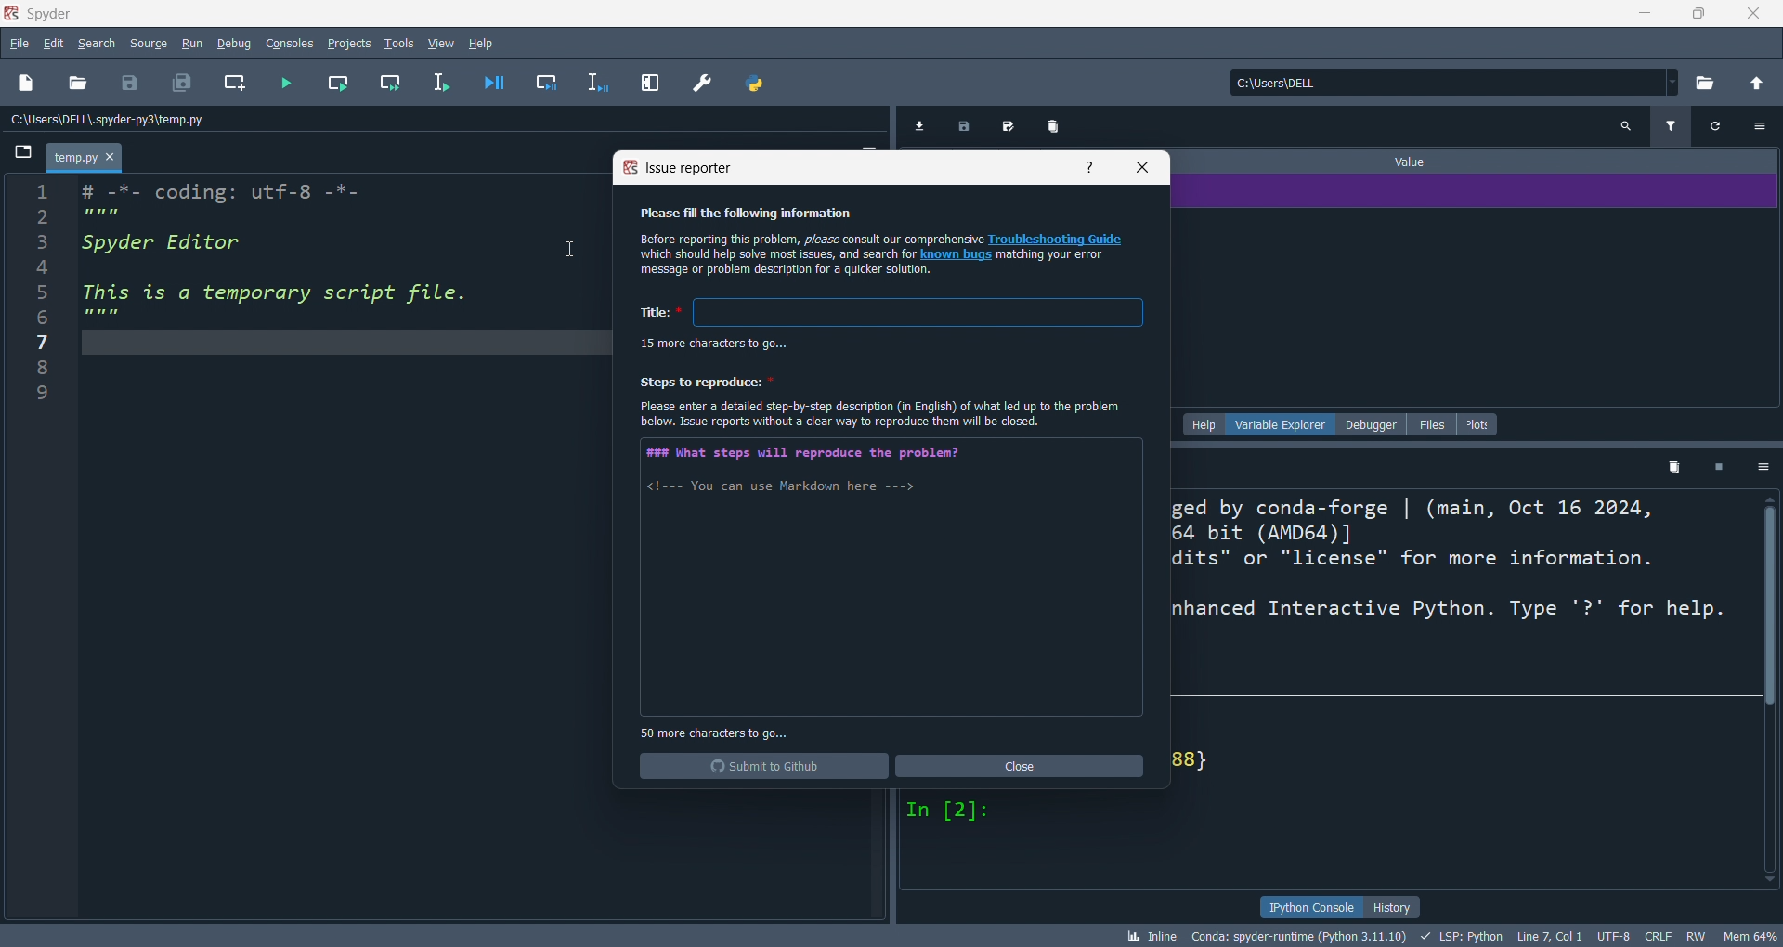  I want to click on tools, so click(399, 45).